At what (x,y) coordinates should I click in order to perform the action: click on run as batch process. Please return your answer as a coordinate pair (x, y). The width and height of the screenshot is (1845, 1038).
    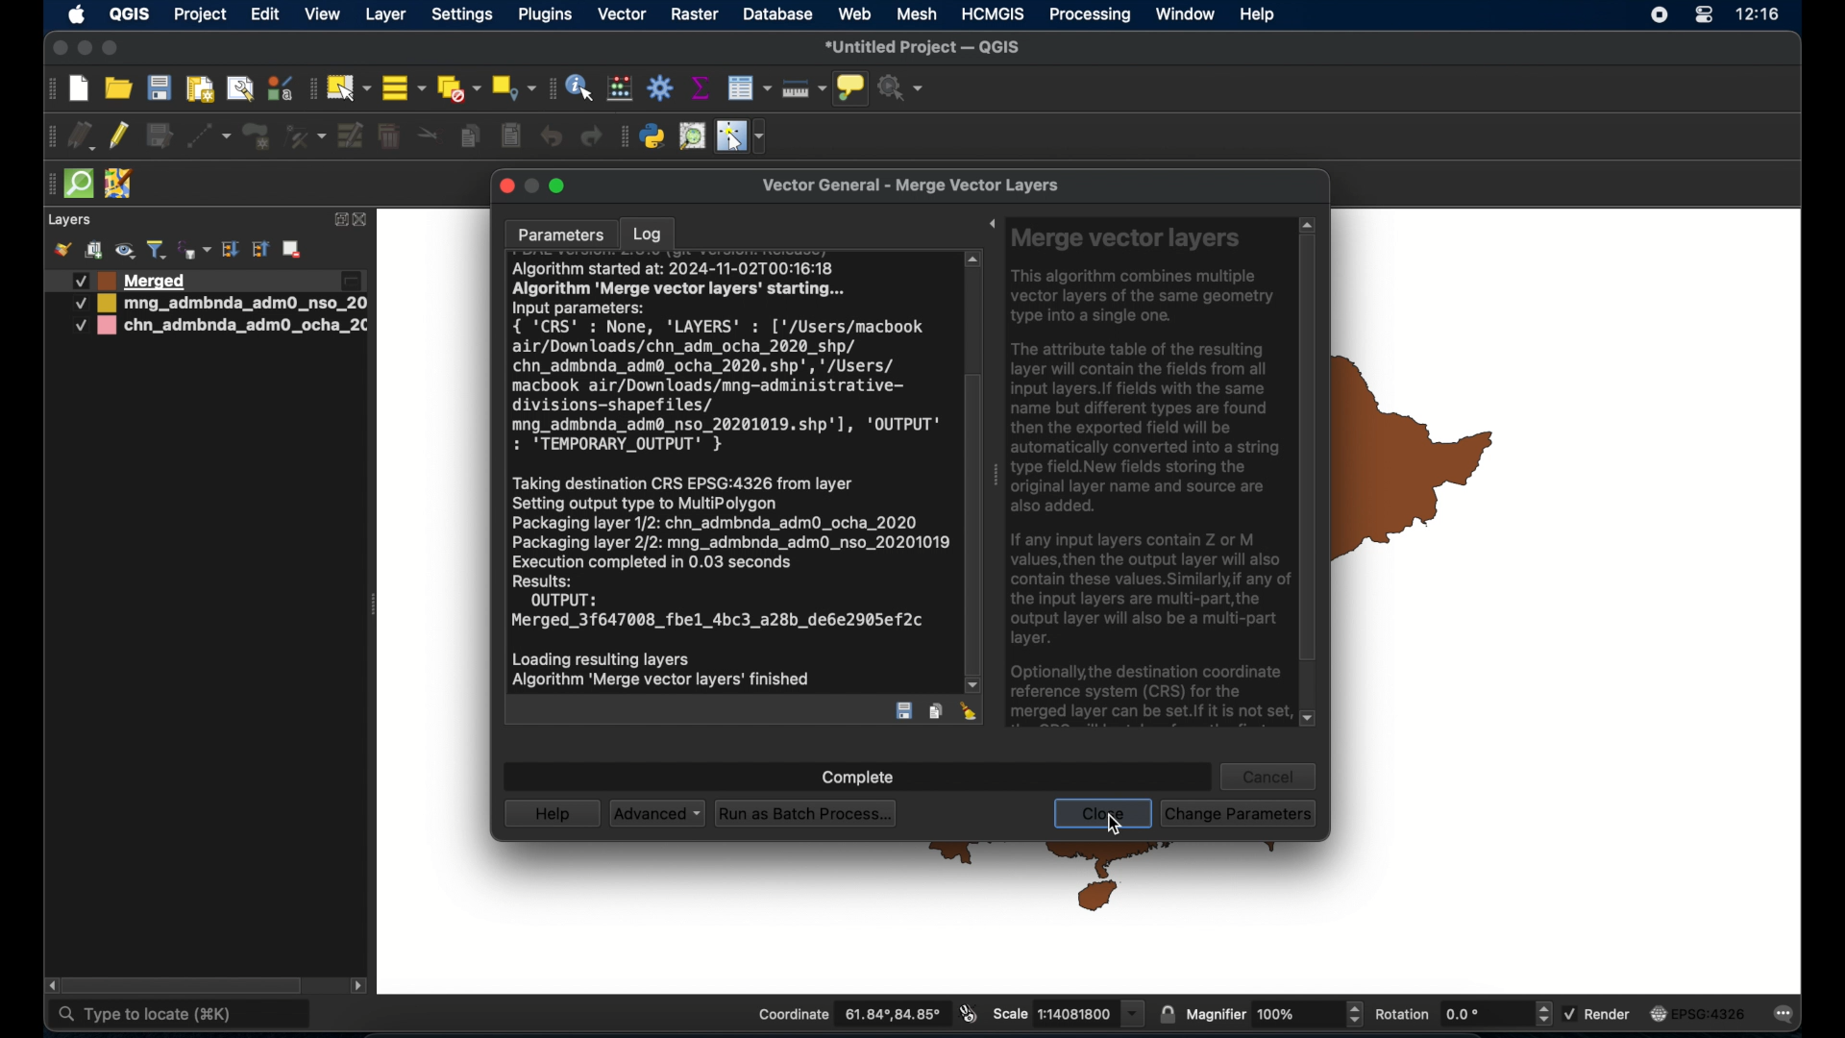
    Looking at the image, I should click on (807, 815).